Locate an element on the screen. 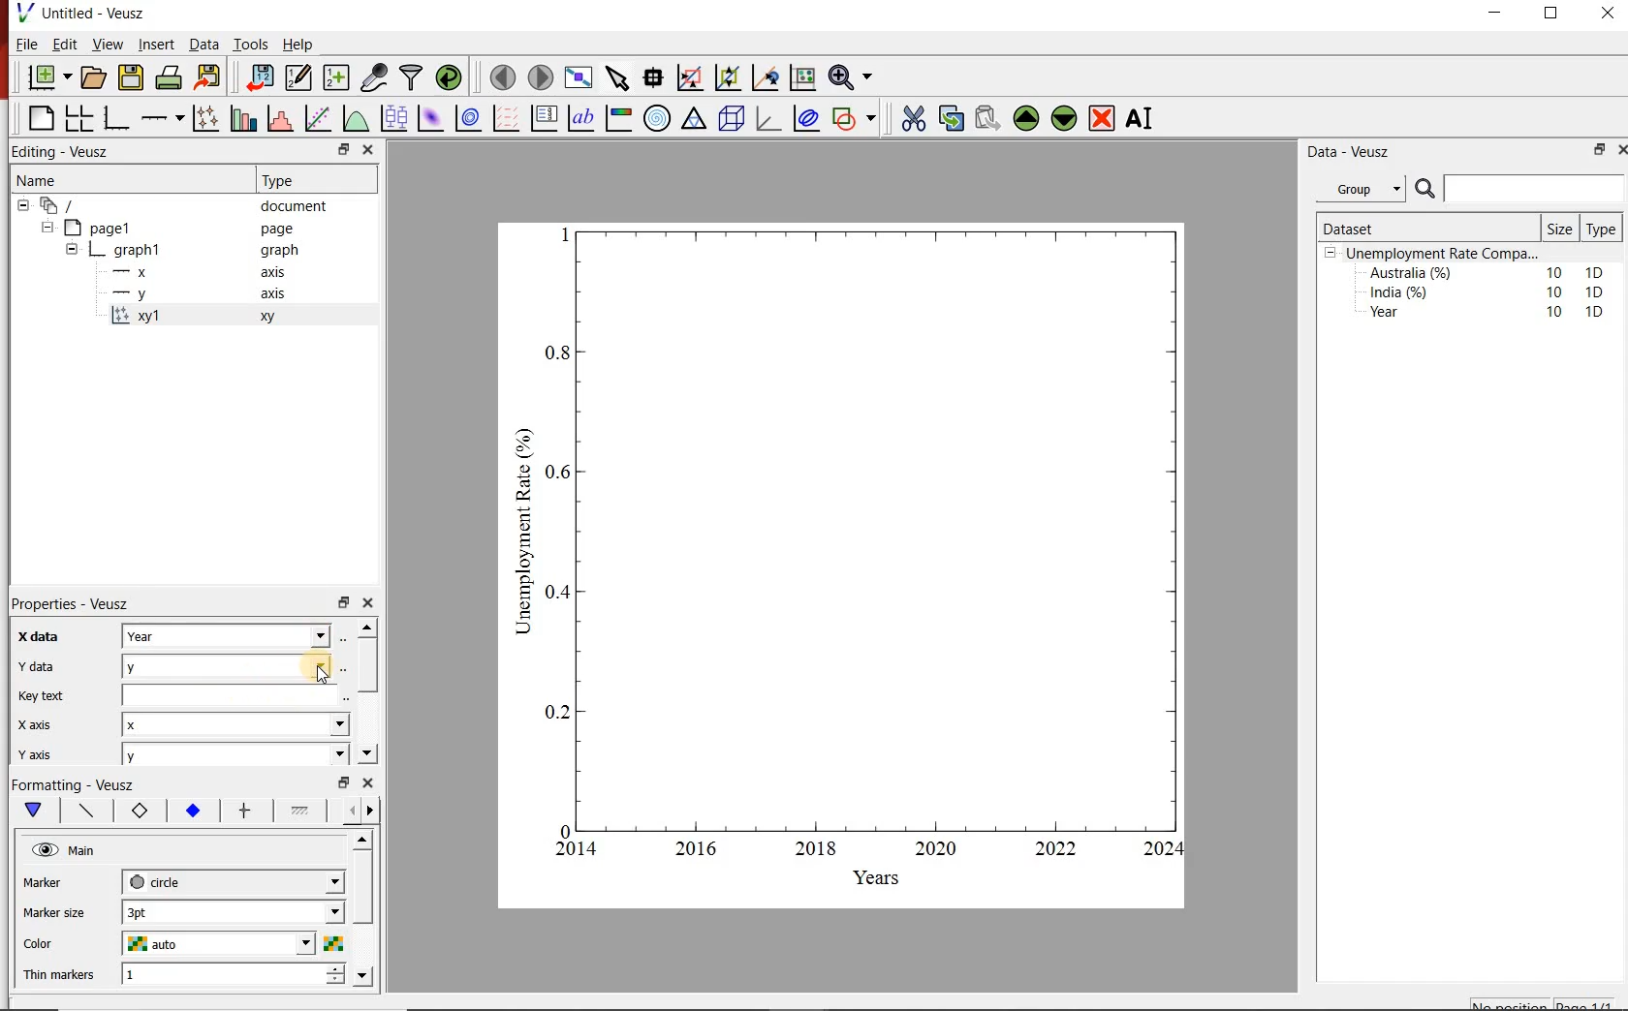 This screenshot has height=1011, width=1628. line 1 is located at coordinates (300, 809).